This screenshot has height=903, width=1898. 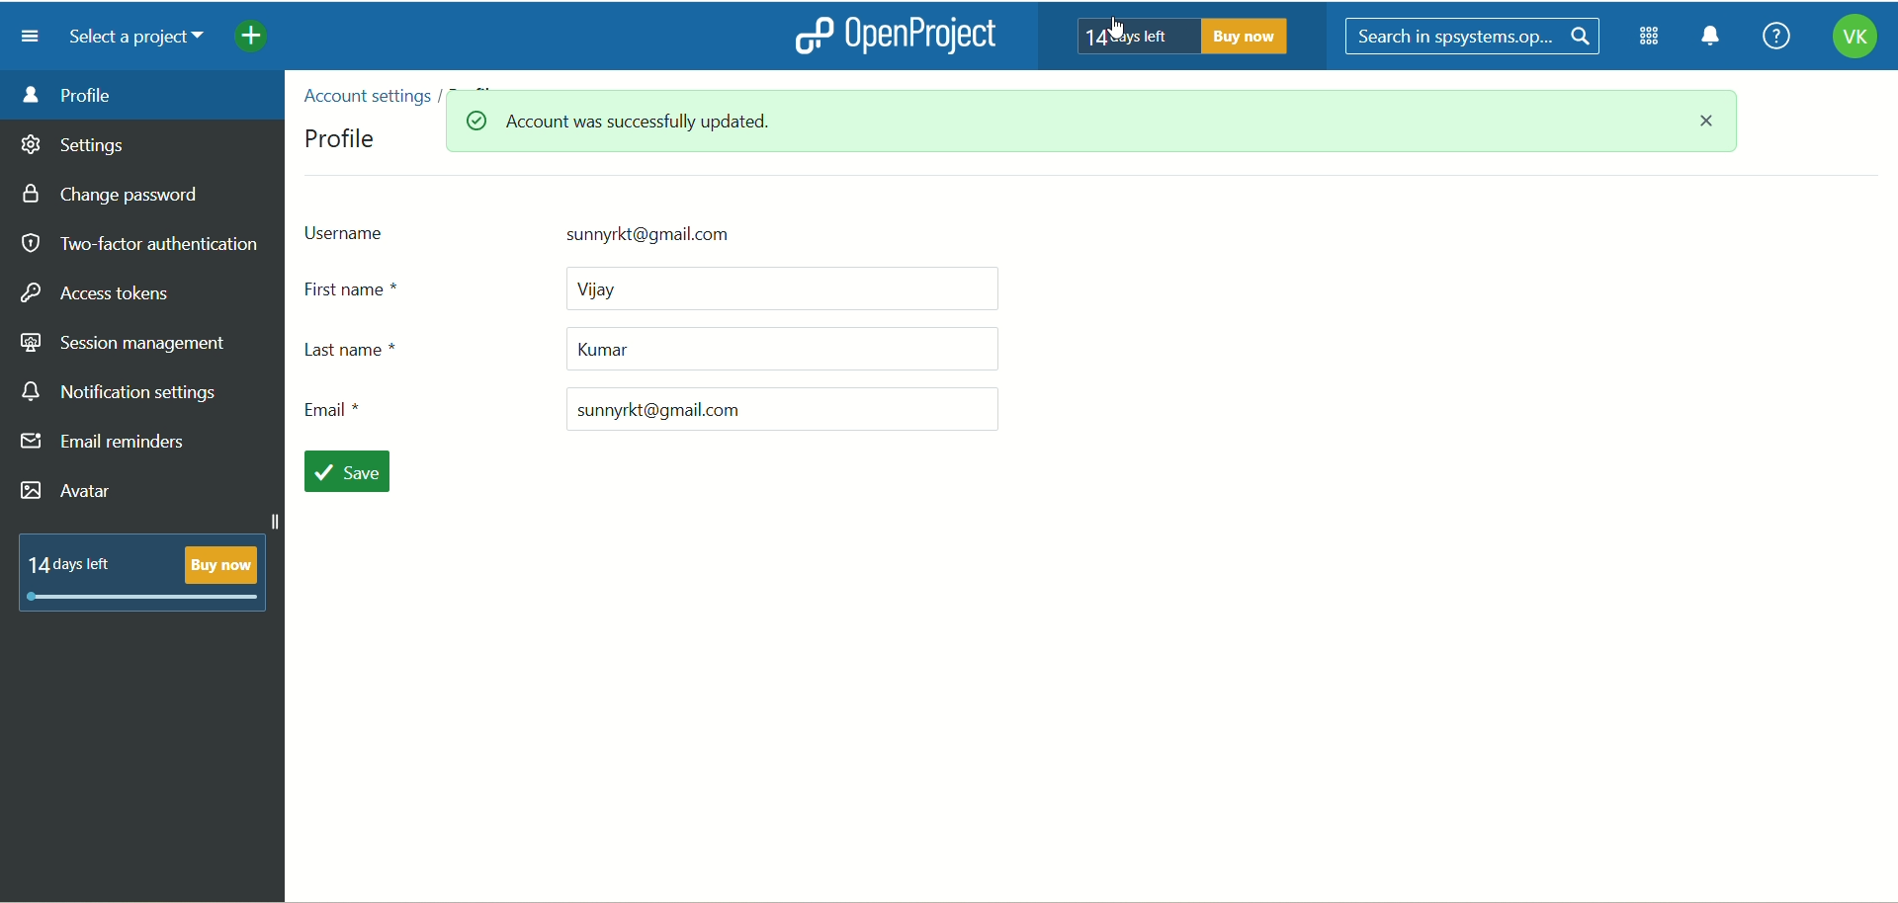 What do you see at coordinates (562, 123) in the screenshot?
I see `account was successfully updated` at bounding box center [562, 123].